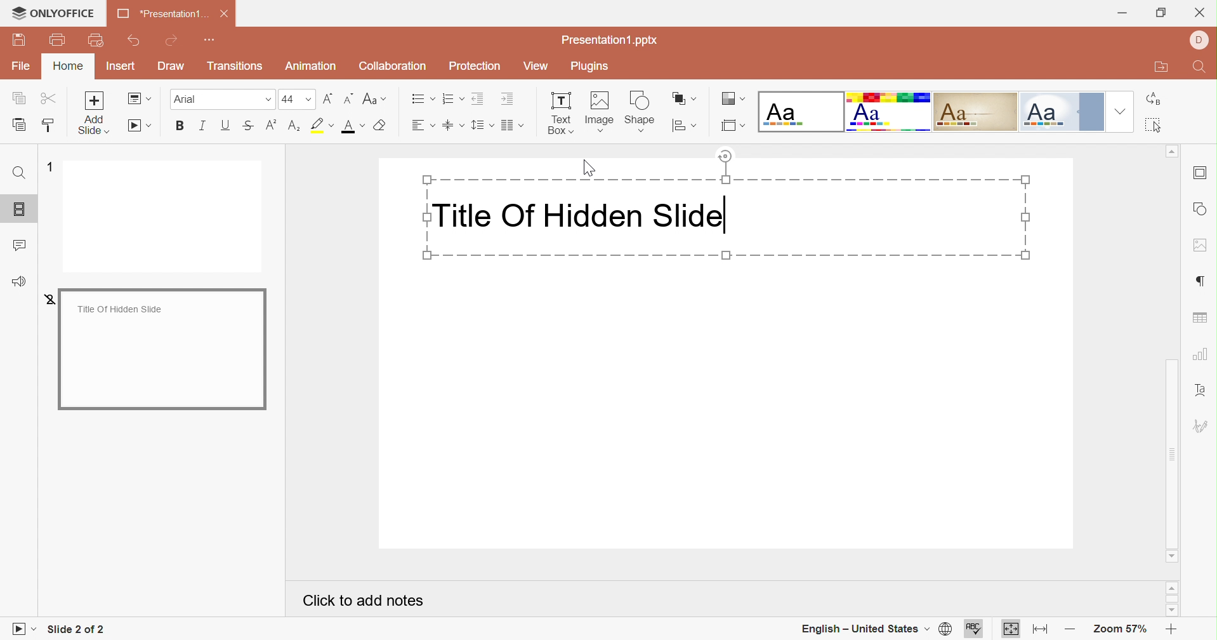  I want to click on Decrease indent, so click(478, 98).